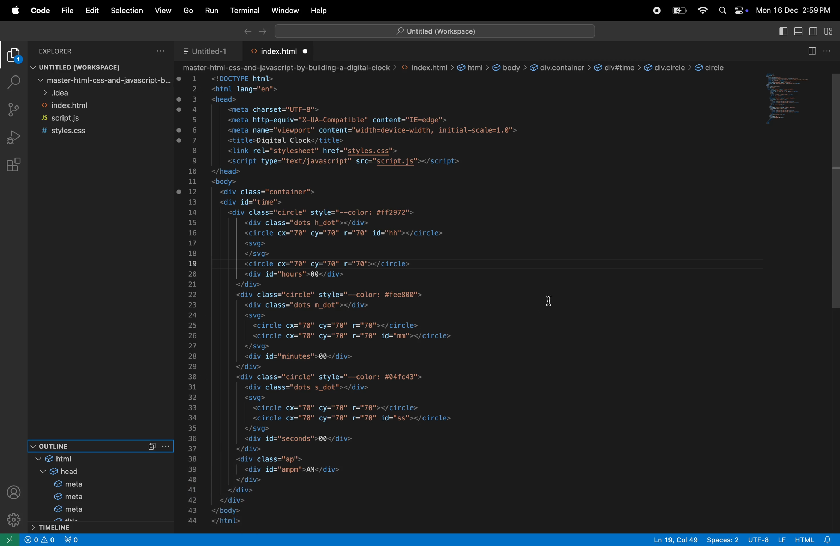 The width and height of the screenshot is (840, 546). Describe the element at coordinates (283, 10) in the screenshot. I see `window` at that location.